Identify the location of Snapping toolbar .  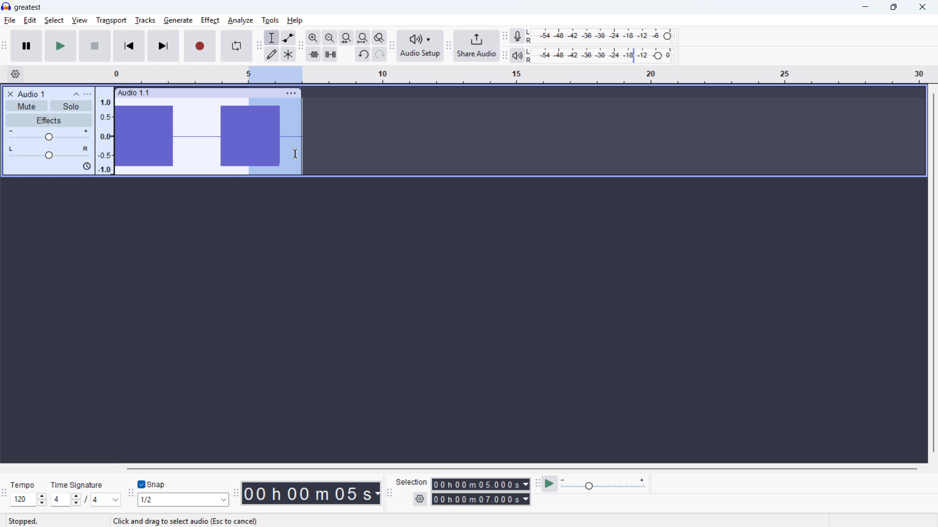
(131, 495).